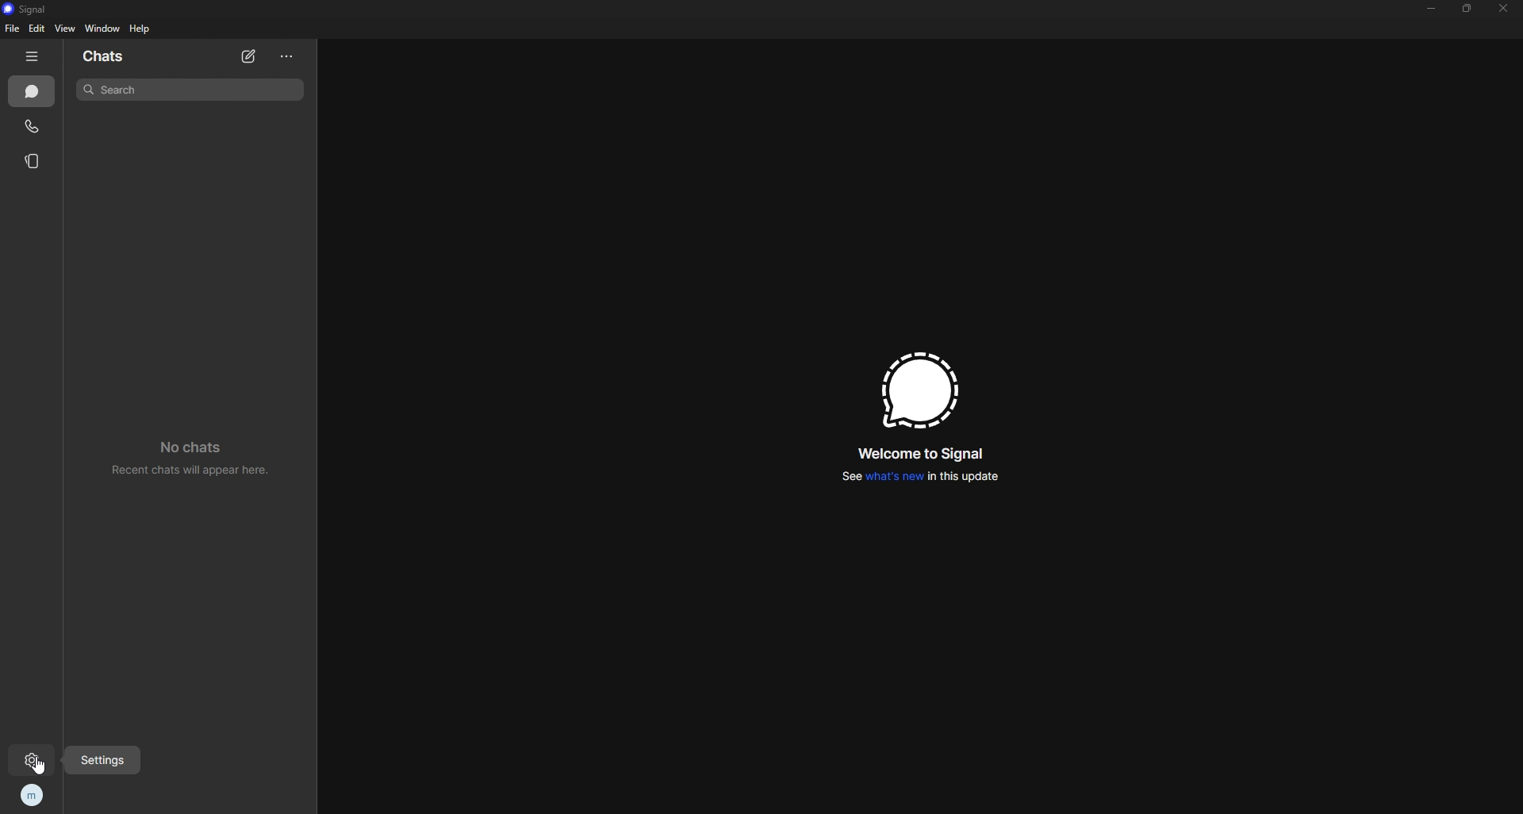 The image size is (1523, 814). What do you see at coordinates (13, 29) in the screenshot?
I see `file` at bounding box center [13, 29].